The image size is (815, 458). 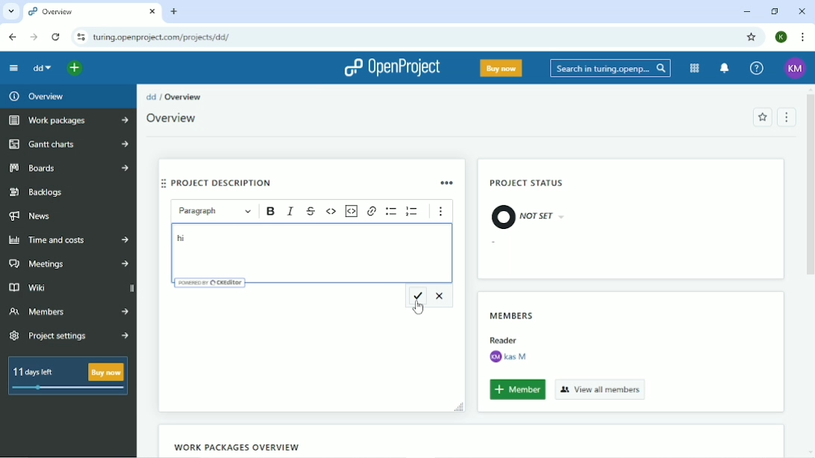 What do you see at coordinates (746, 13) in the screenshot?
I see `Minimize` at bounding box center [746, 13].